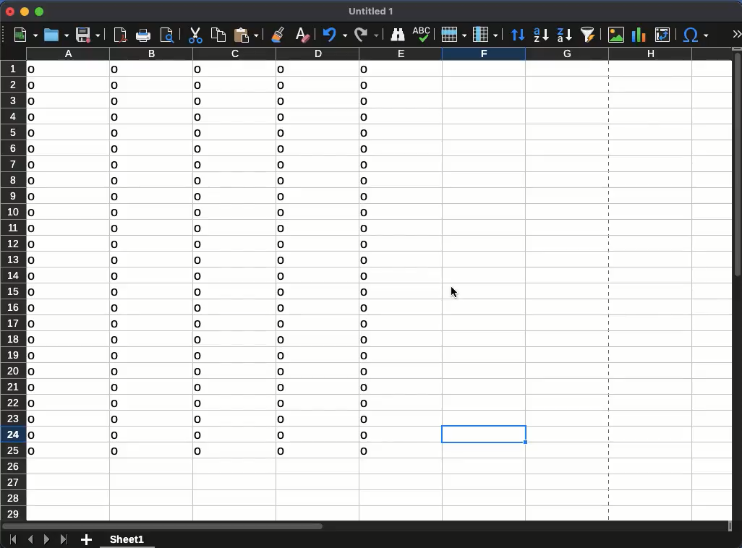 The height and width of the screenshot is (548, 742). I want to click on open, so click(56, 35).